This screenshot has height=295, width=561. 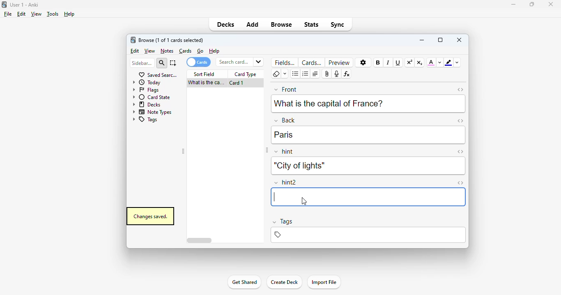 What do you see at coordinates (532, 4) in the screenshot?
I see `maximize` at bounding box center [532, 4].